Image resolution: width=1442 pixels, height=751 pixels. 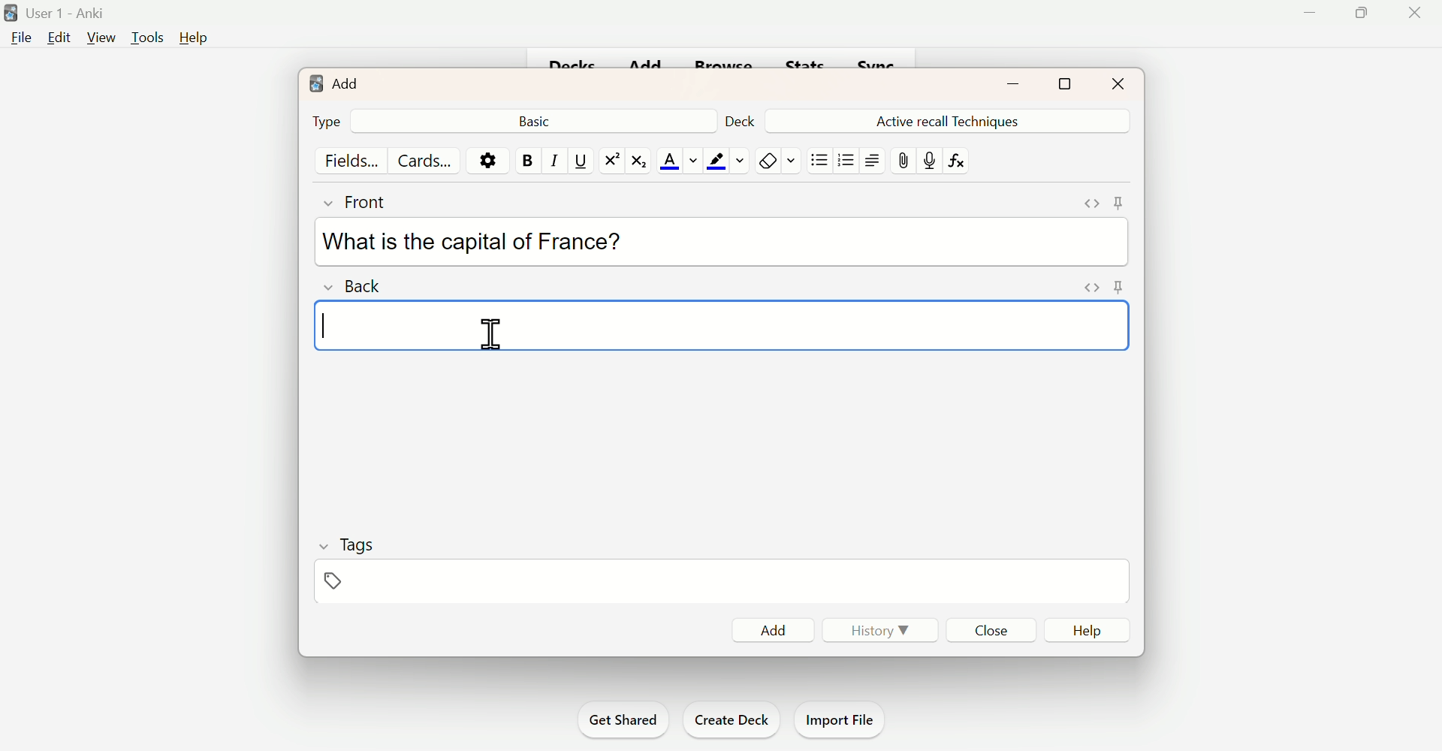 I want to click on Tools, so click(x=143, y=37).